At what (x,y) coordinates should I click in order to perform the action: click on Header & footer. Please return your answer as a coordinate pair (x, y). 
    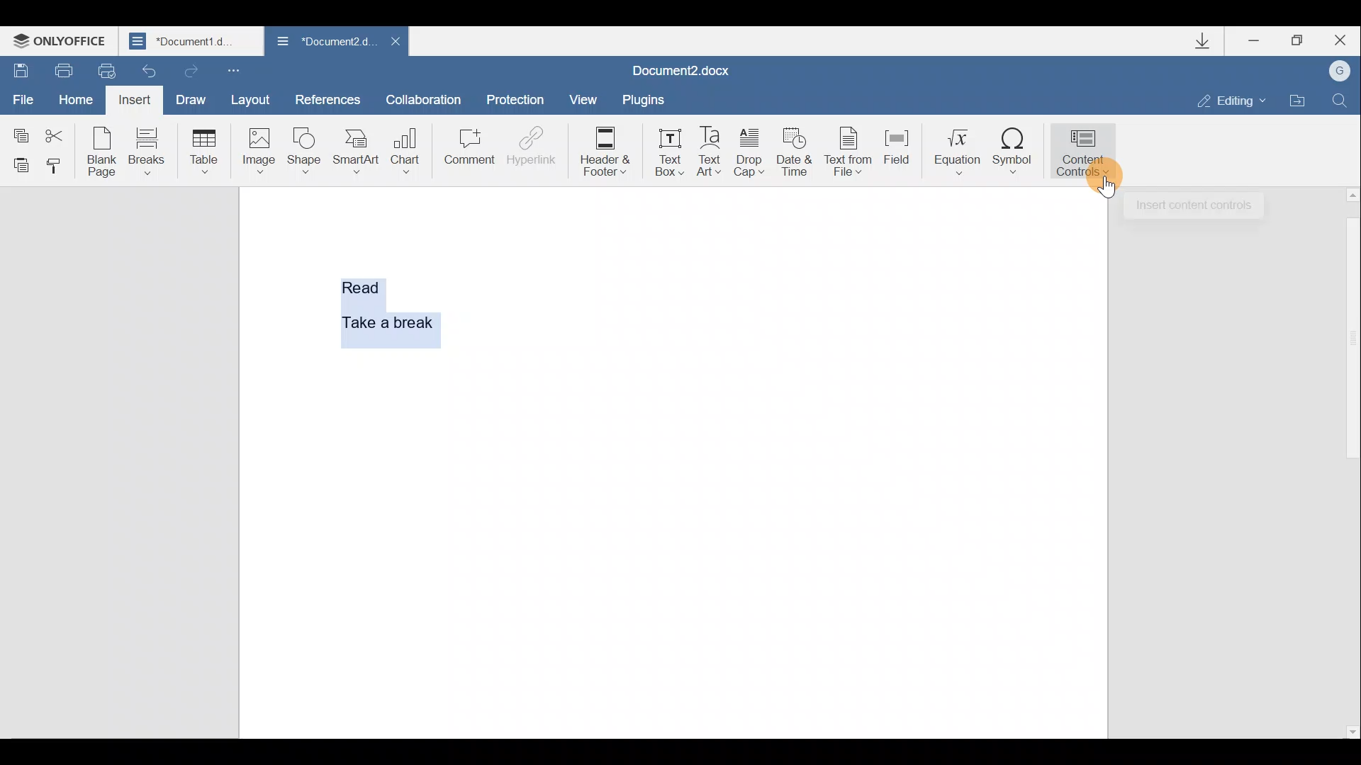
    Looking at the image, I should click on (610, 152).